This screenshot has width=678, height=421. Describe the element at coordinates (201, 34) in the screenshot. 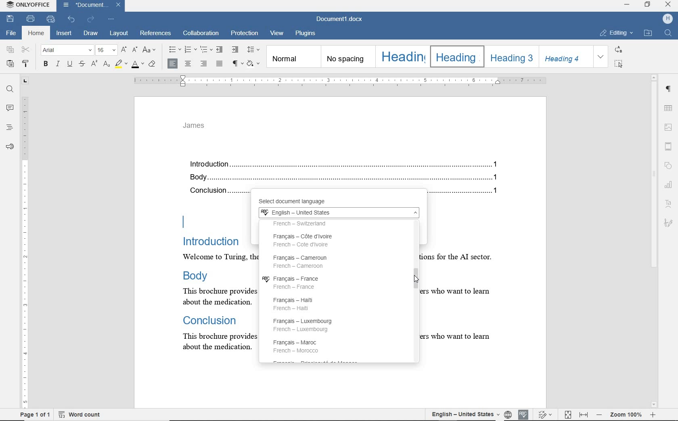

I see `collaboration` at that location.